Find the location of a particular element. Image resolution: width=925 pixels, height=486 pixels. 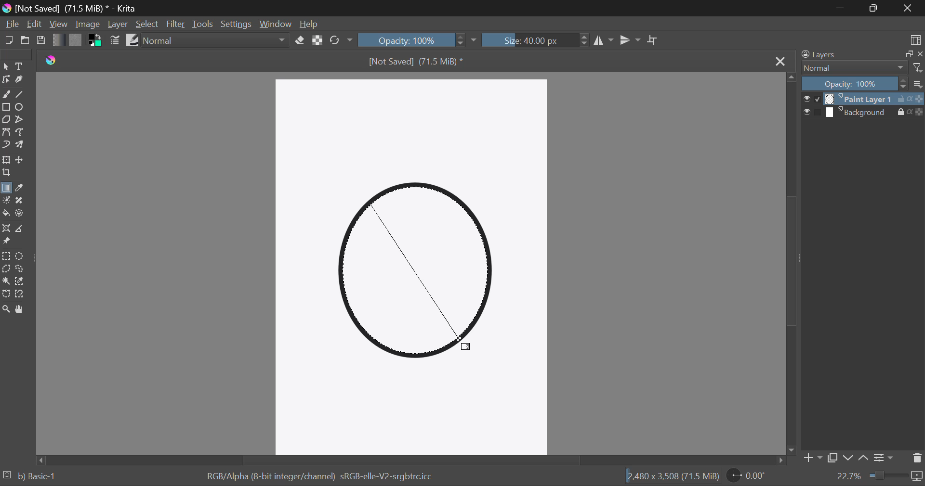

Bezier Curve Selection is located at coordinates (6, 295).